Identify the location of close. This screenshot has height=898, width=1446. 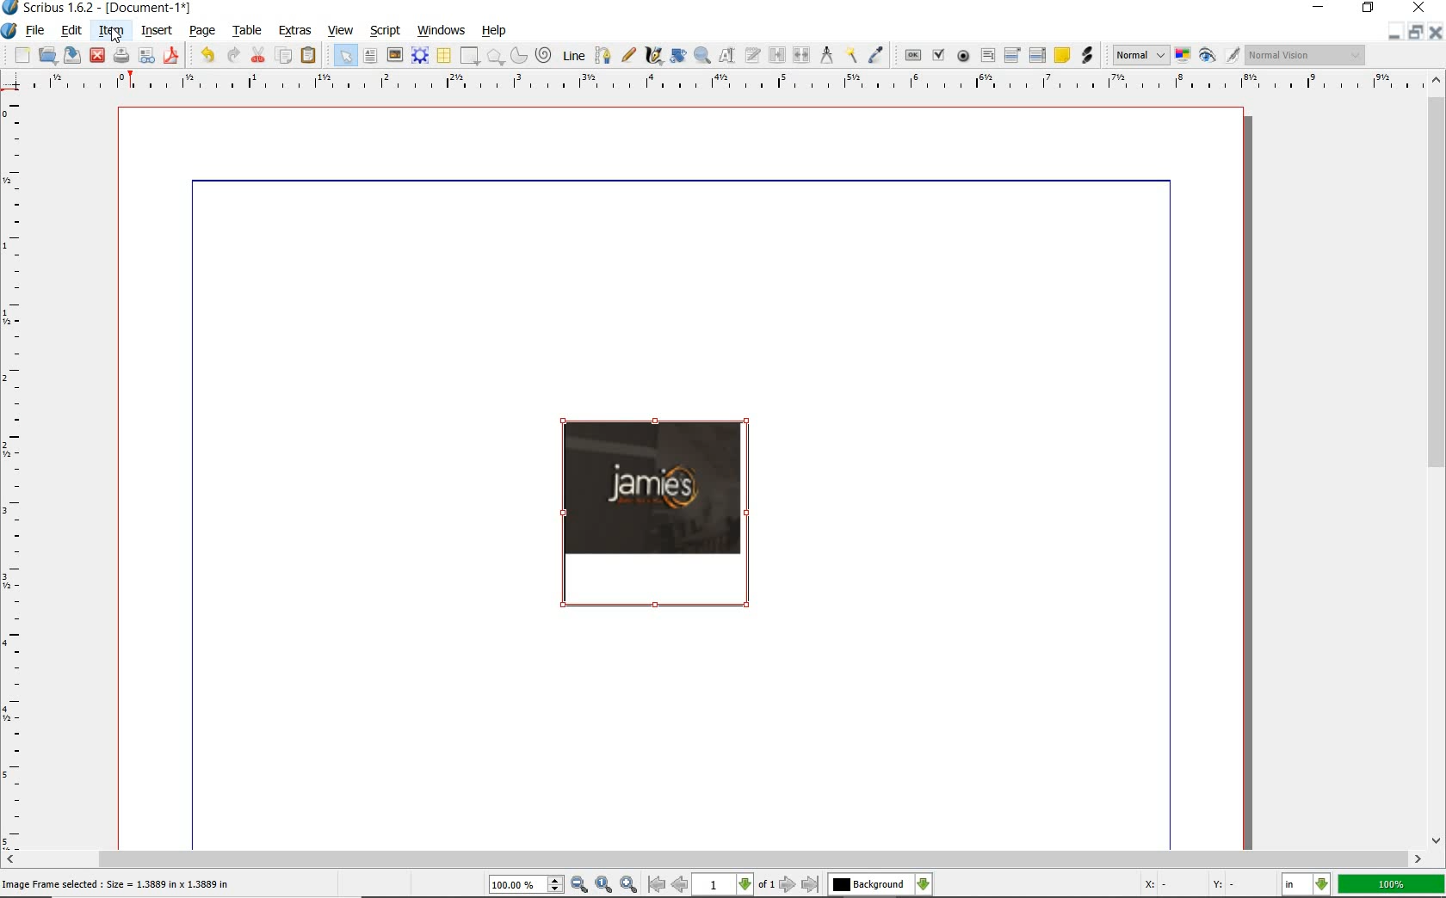
(1422, 8).